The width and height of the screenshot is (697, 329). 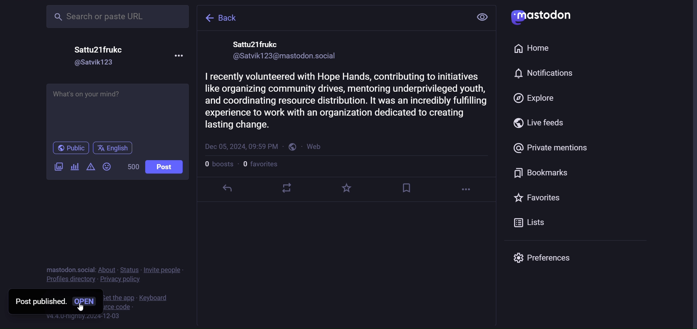 What do you see at coordinates (541, 174) in the screenshot?
I see `bookmark` at bounding box center [541, 174].